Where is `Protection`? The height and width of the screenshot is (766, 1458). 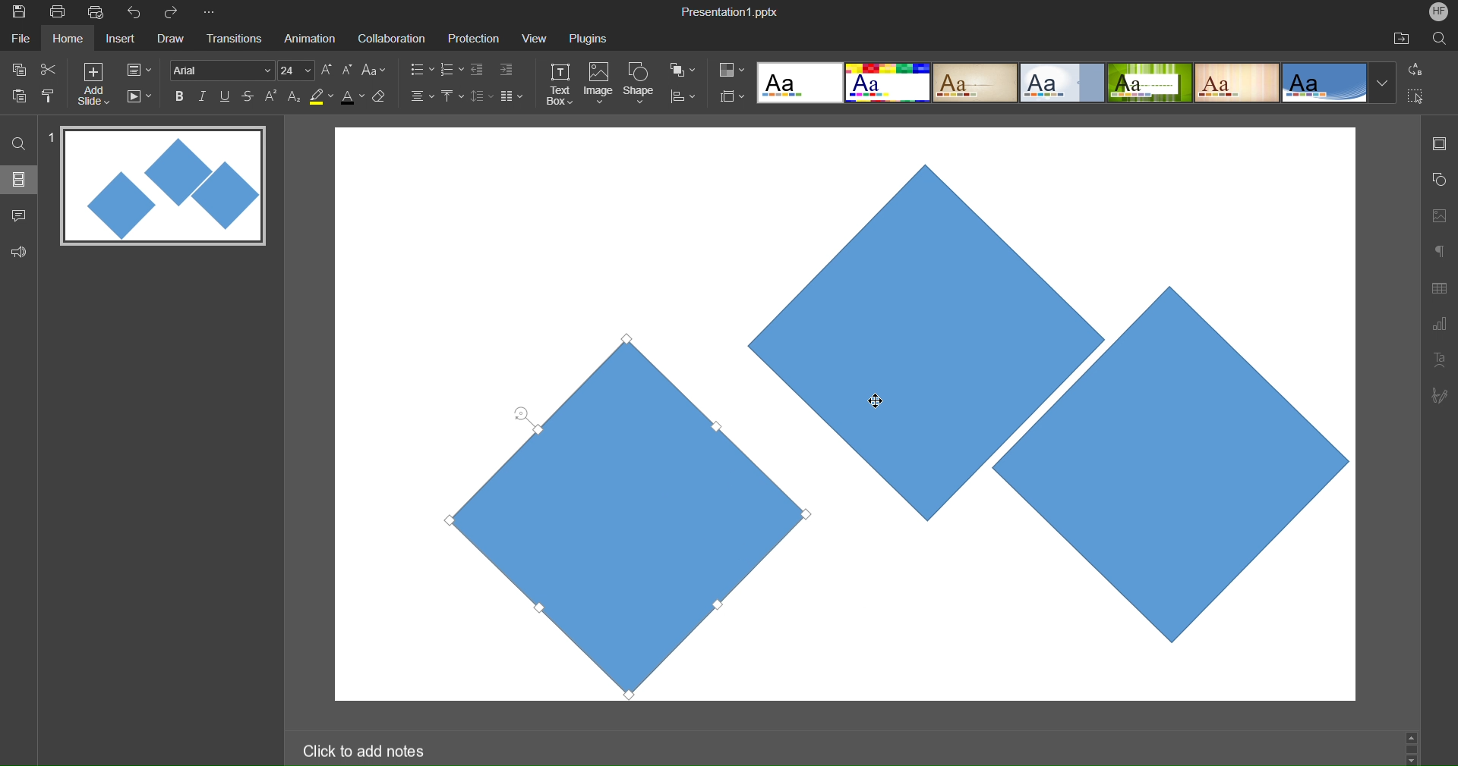 Protection is located at coordinates (467, 38).